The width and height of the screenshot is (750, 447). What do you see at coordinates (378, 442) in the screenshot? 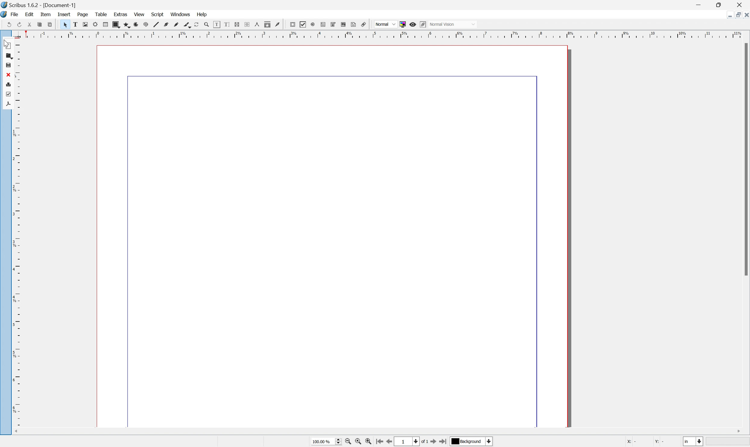
I see `go to first page` at bounding box center [378, 442].